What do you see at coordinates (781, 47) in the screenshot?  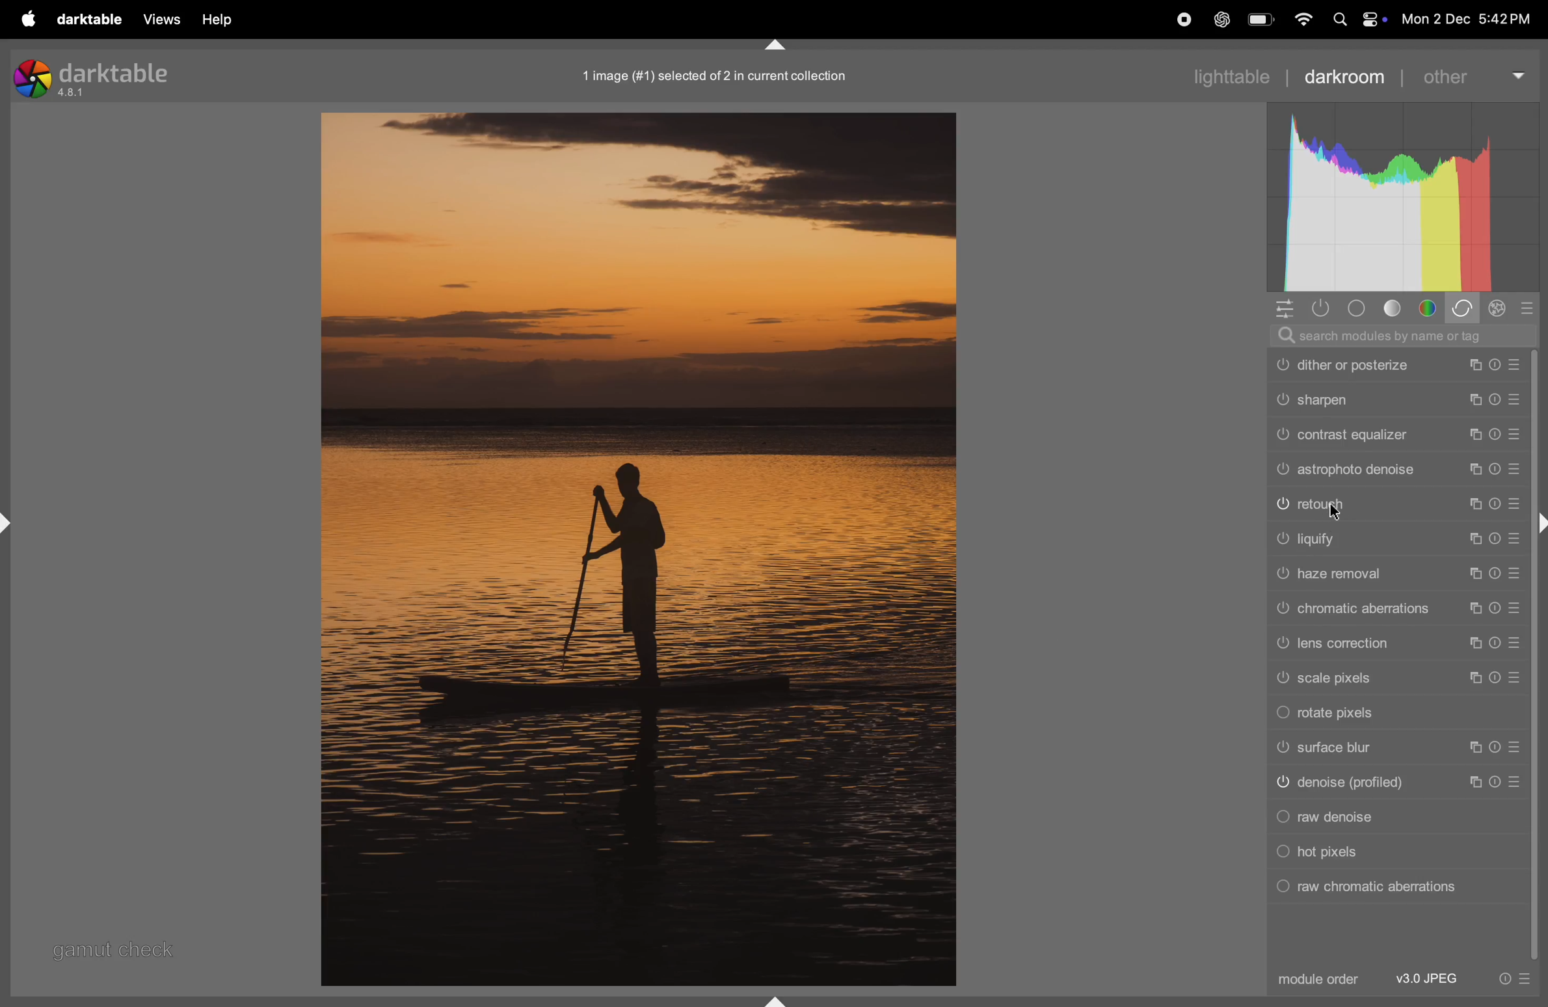 I see `Collapse` at bounding box center [781, 47].